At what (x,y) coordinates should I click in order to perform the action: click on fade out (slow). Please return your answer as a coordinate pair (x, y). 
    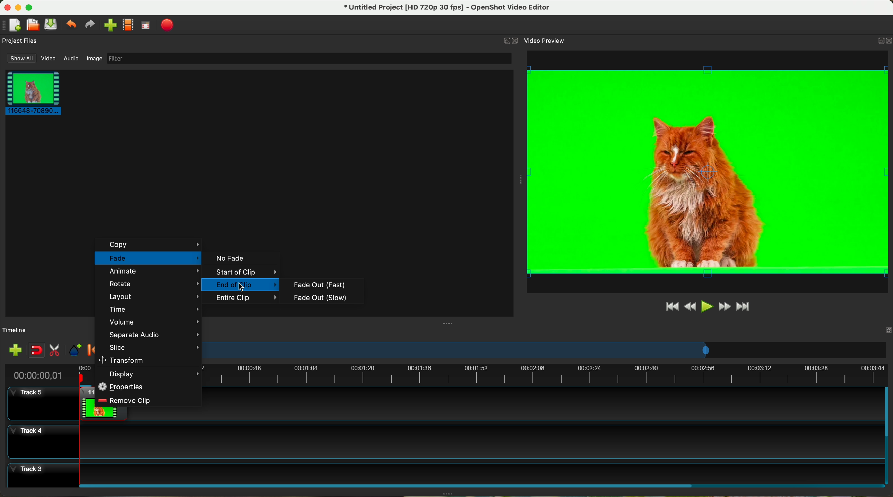
    Looking at the image, I should click on (321, 297).